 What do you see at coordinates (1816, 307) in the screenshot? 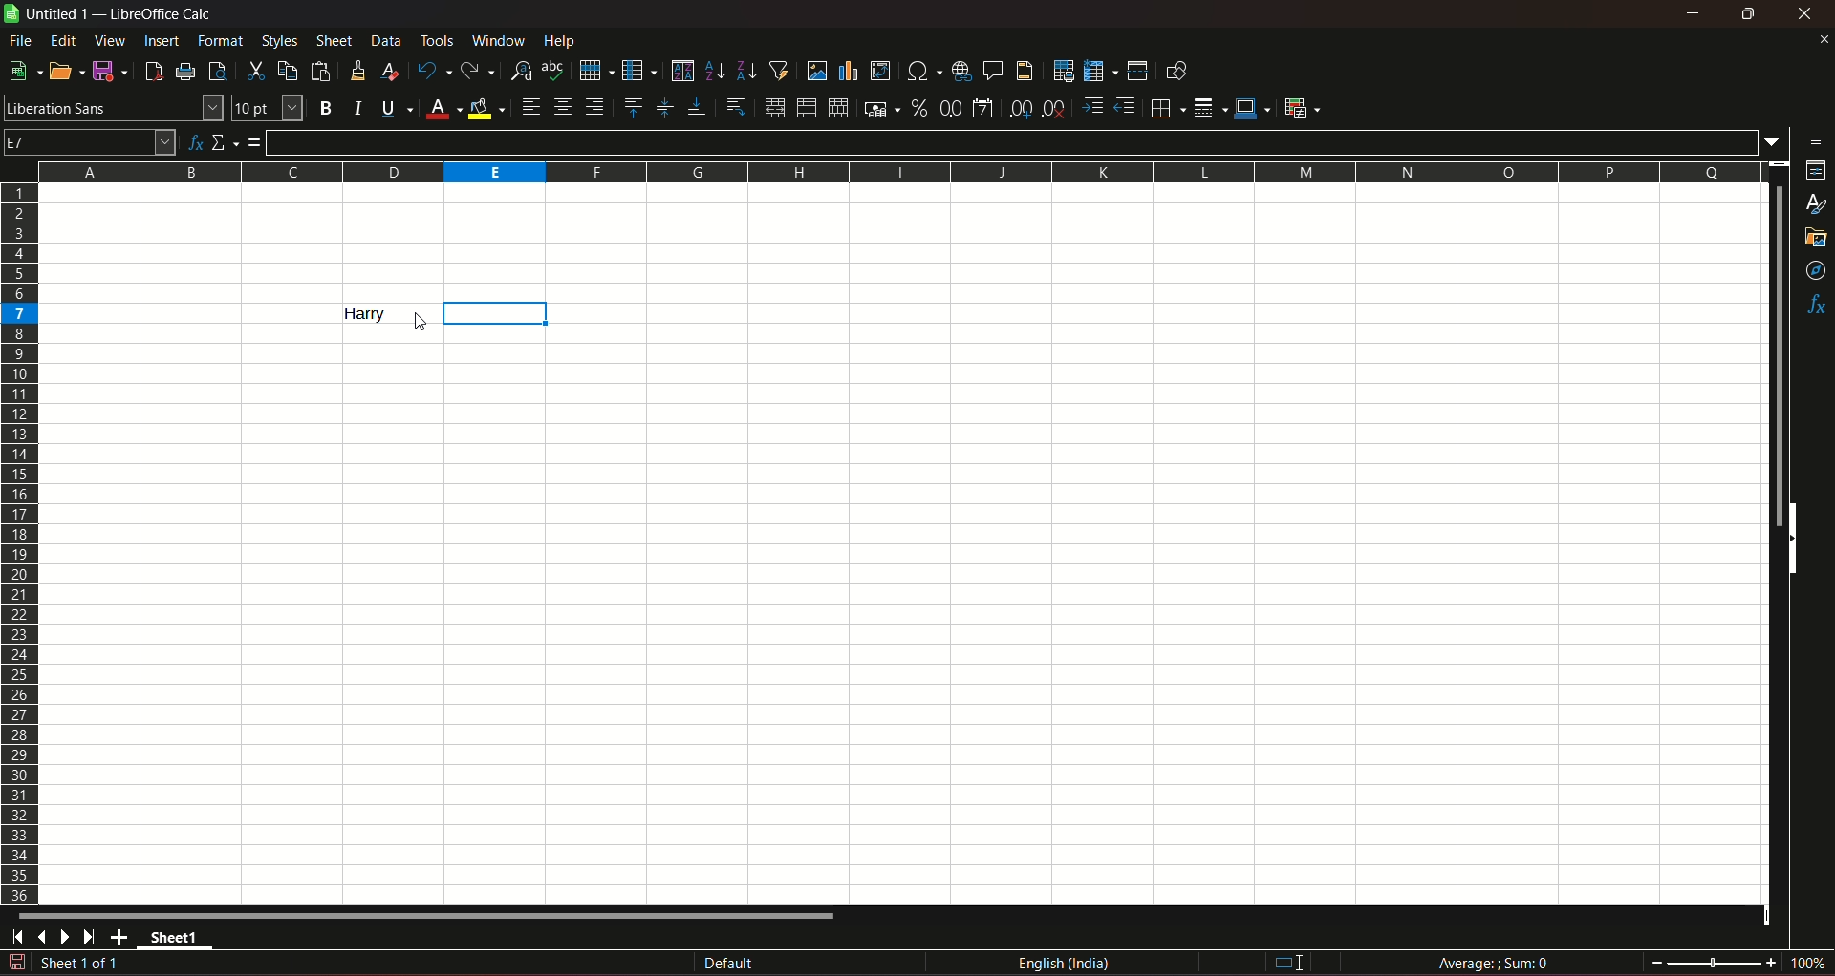
I see `functions` at bounding box center [1816, 307].